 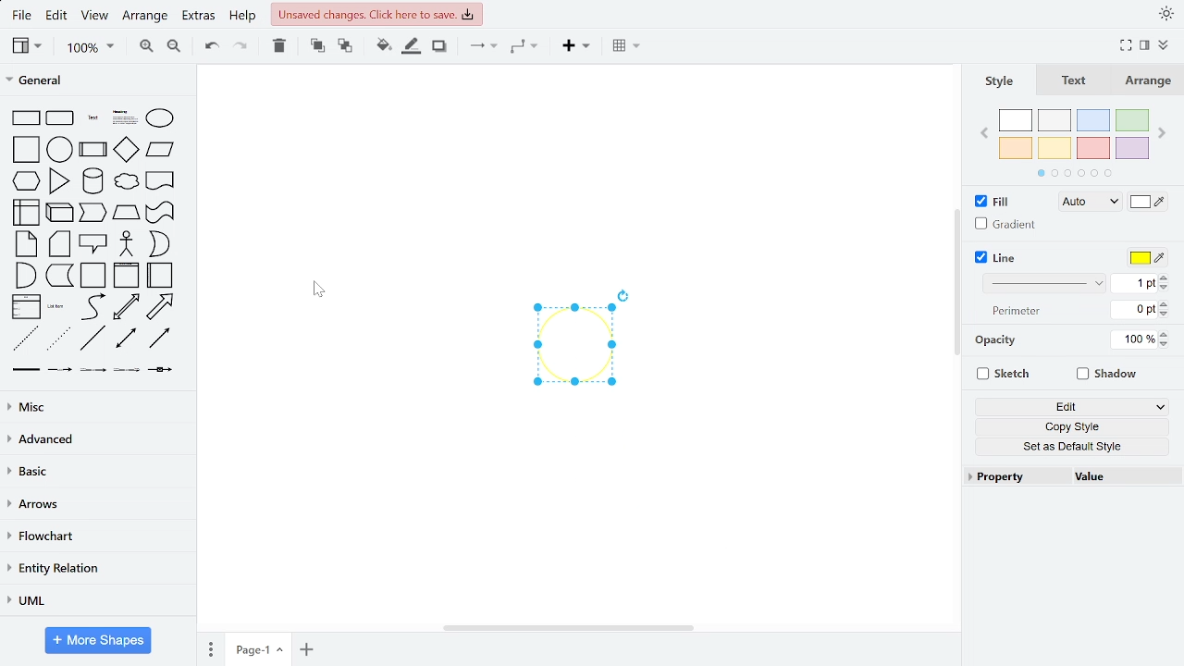 I want to click on list item, so click(x=58, y=307).